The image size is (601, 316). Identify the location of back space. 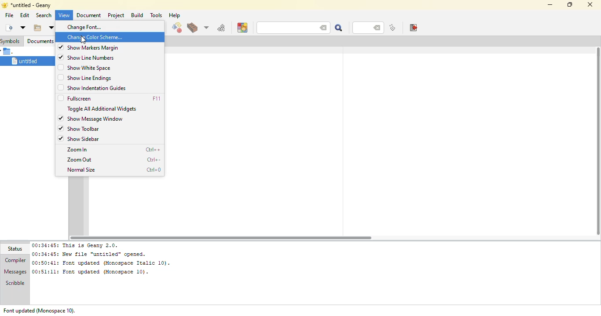
(321, 27).